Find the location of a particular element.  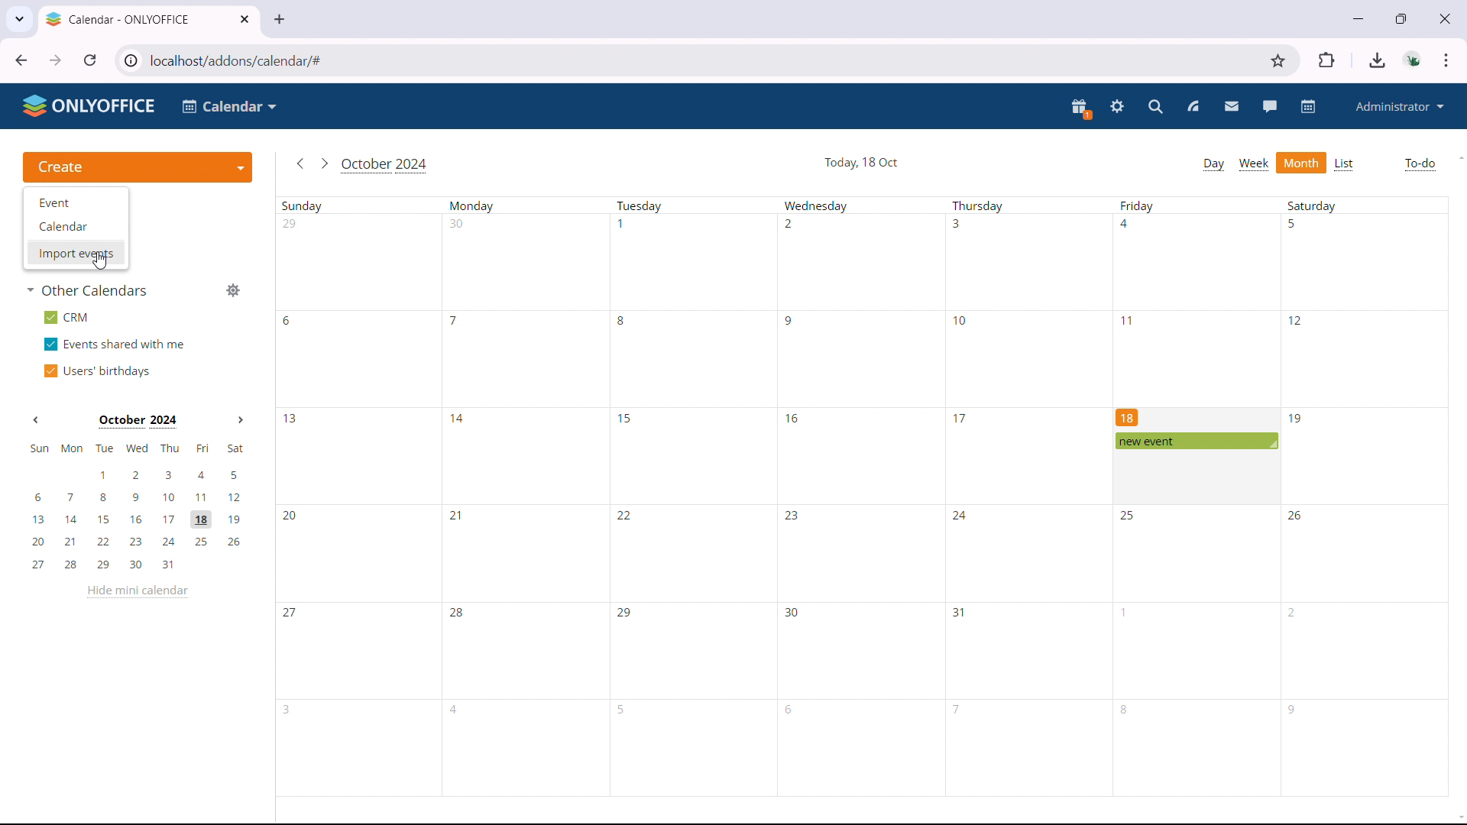

8 is located at coordinates (622, 320).